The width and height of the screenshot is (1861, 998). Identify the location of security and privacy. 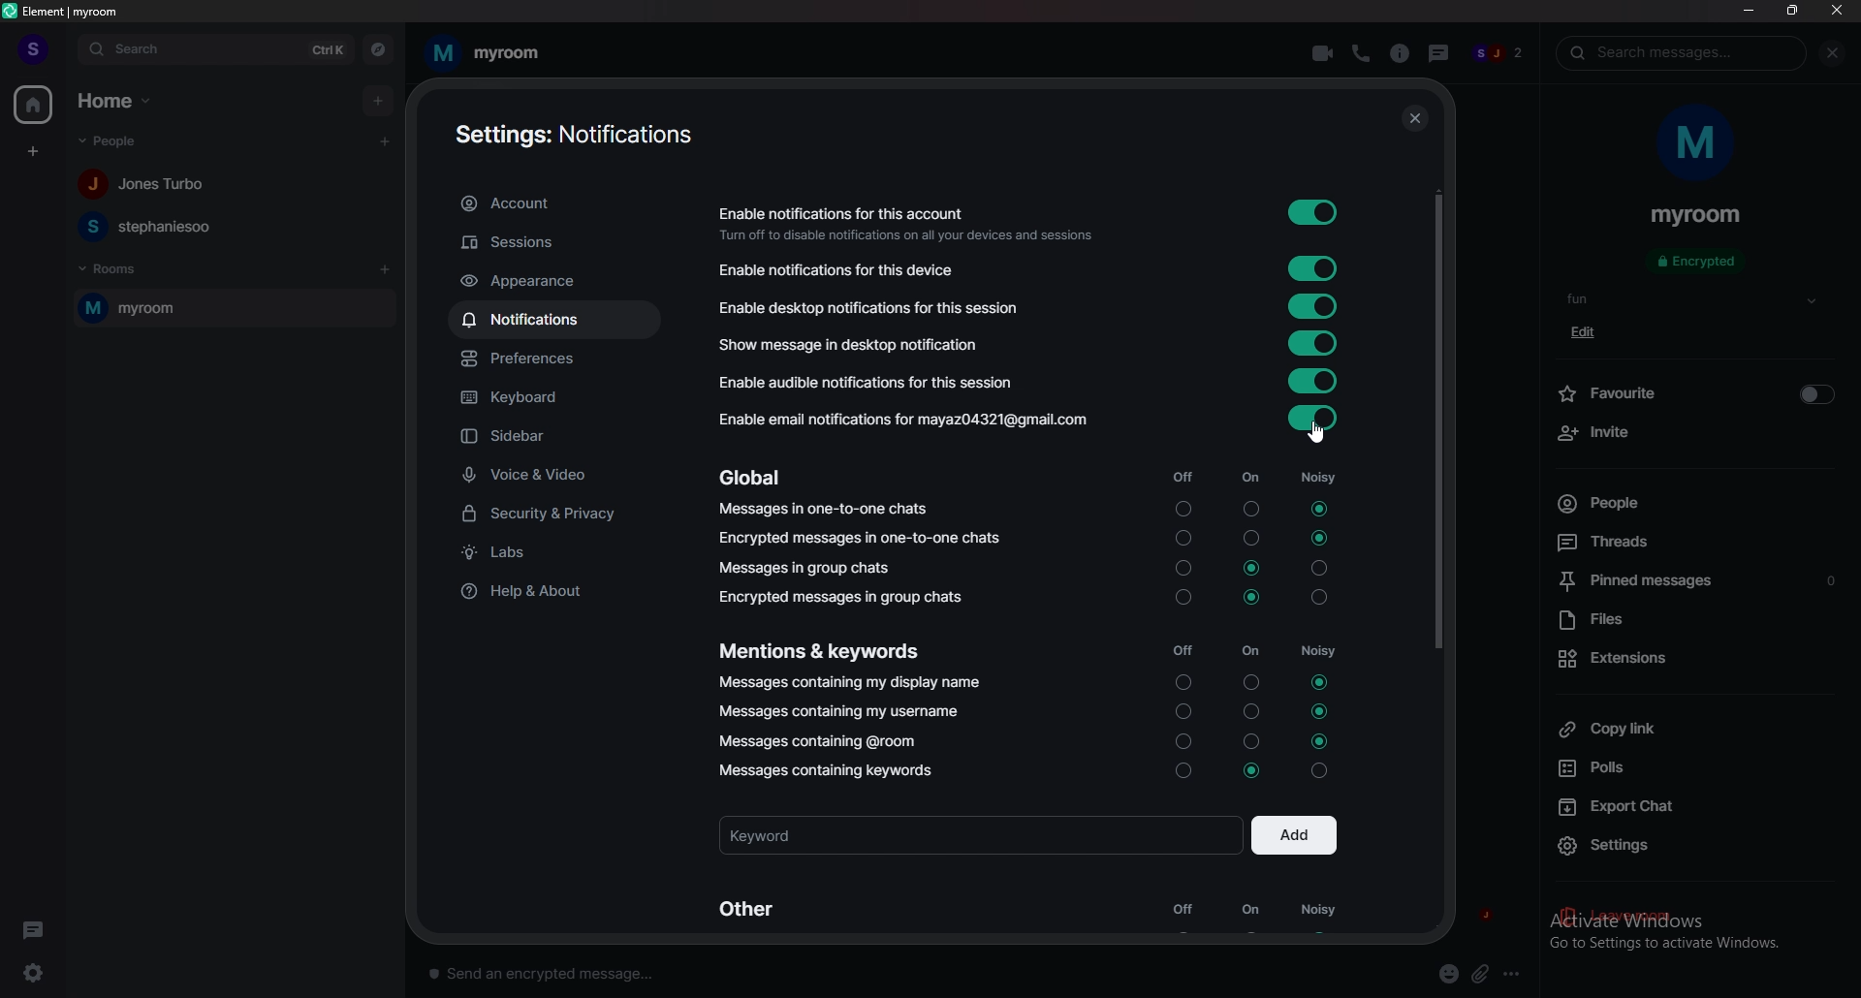
(554, 515).